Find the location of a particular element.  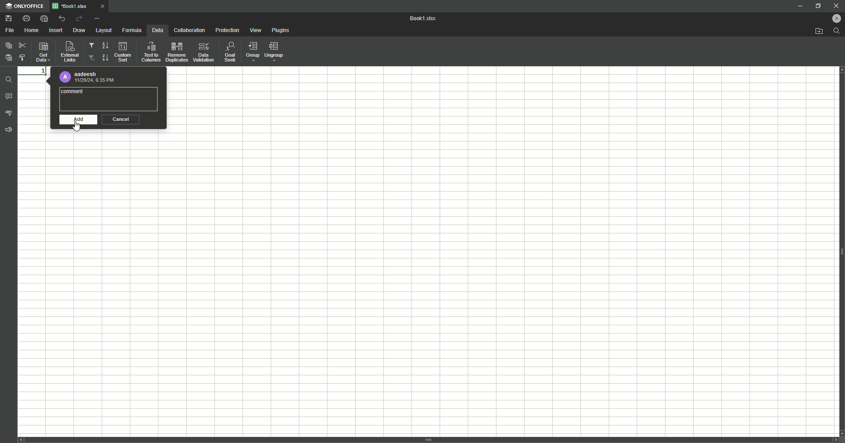

Home is located at coordinates (33, 30).